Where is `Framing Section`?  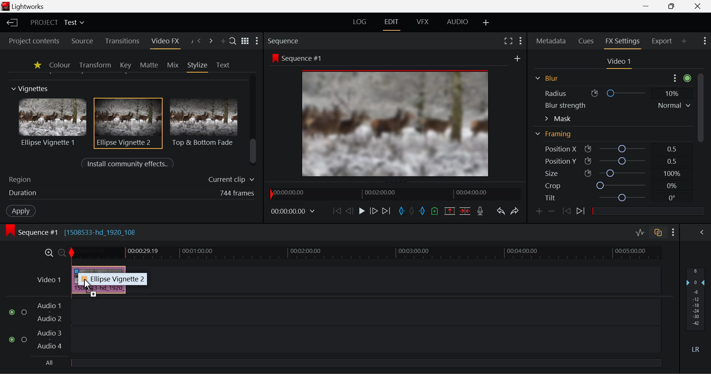 Framing Section is located at coordinates (556, 137).